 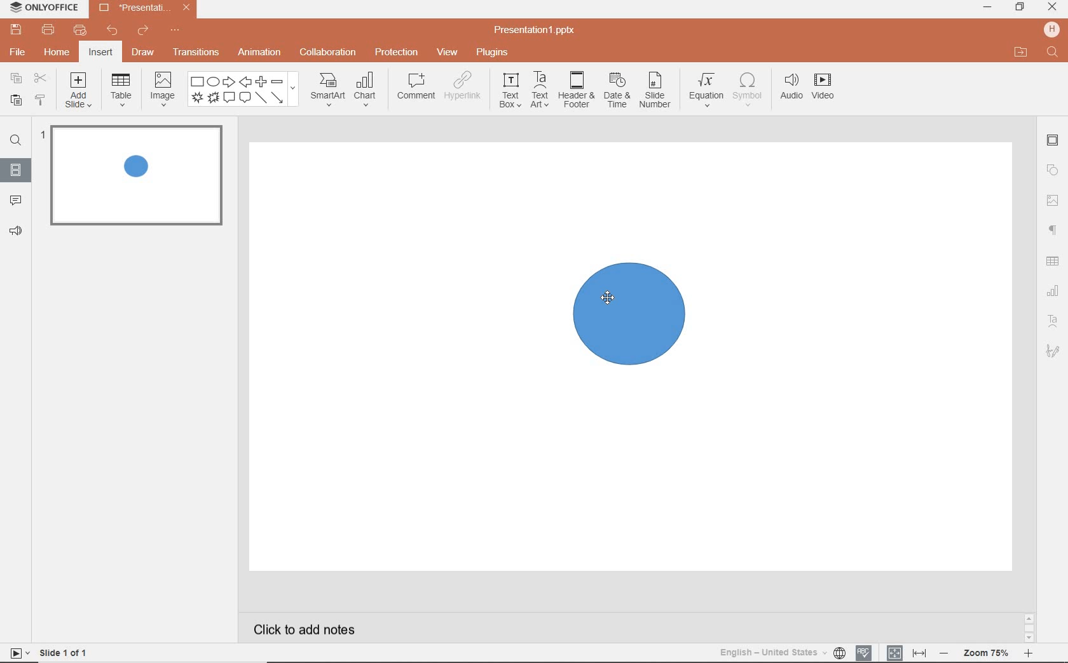 What do you see at coordinates (774, 653) in the screenshot?
I see `text language` at bounding box center [774, 653].